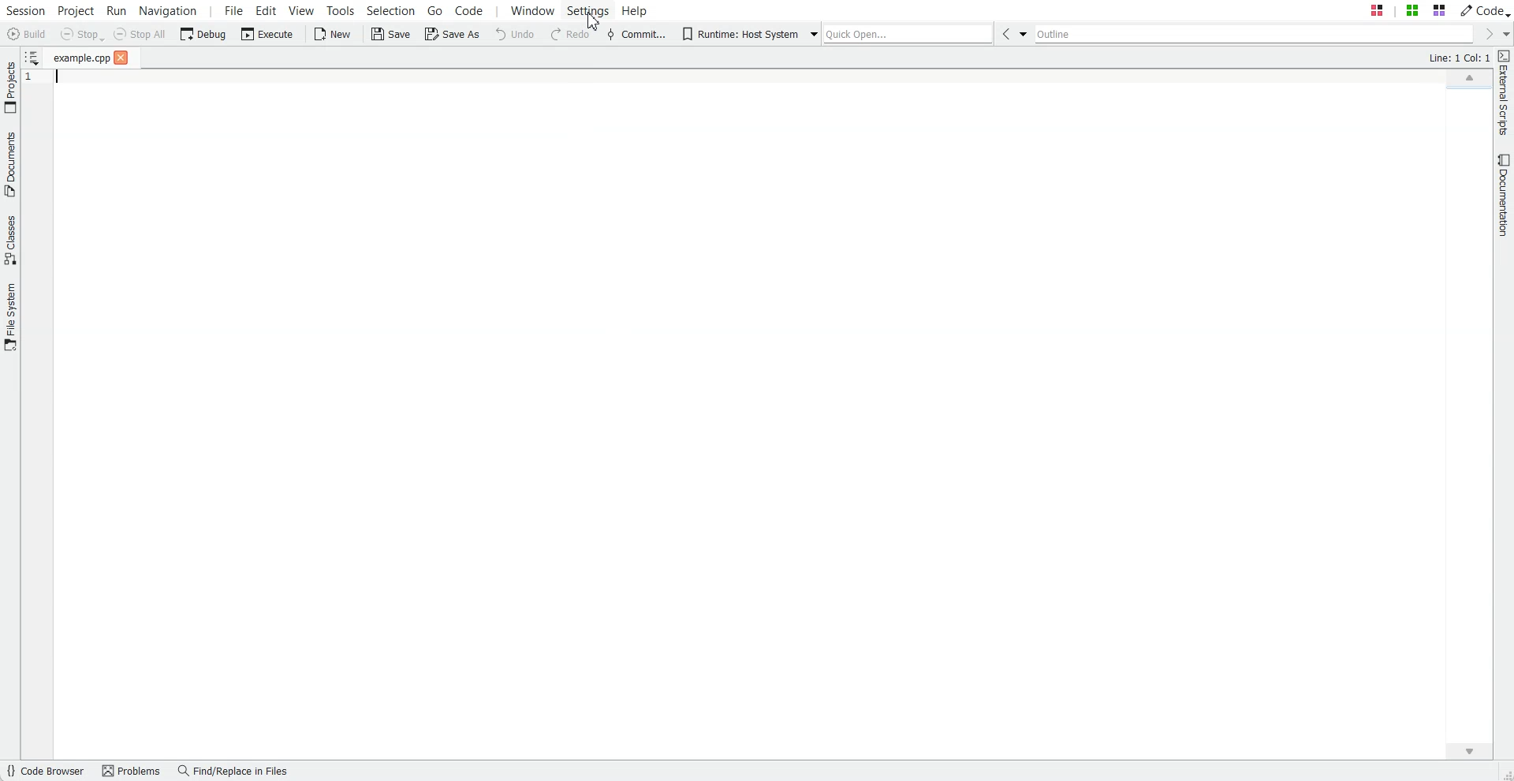 Image resolution: width=1514 pixels, height=781 pixels. What do you see at coordinates (1468, 76) in the screenshot?
I see `Scroll up` at bounding box center [1468, 76].